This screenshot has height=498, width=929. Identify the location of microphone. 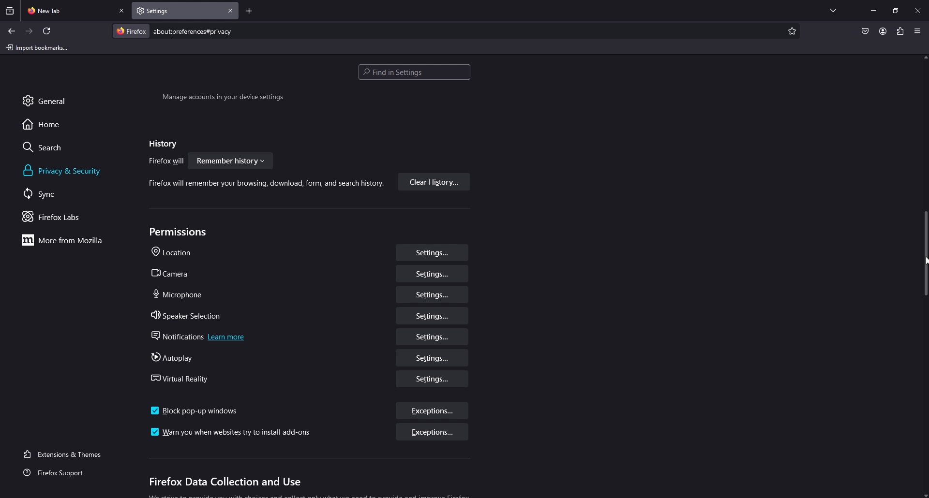
(179, 294).